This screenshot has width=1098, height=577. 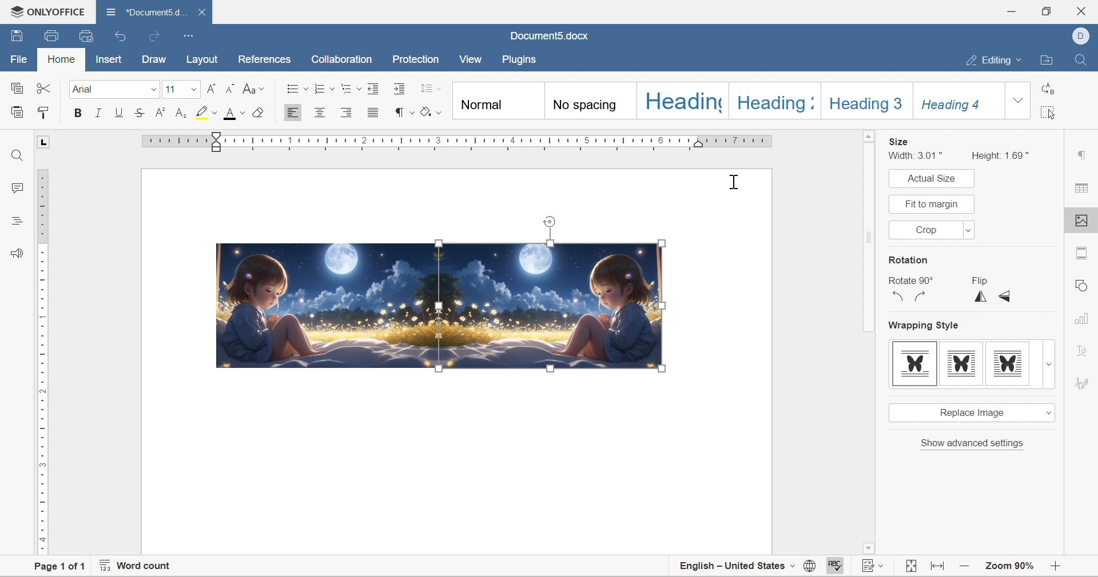 What do you see at coordinates (16, 88) in the screenshot?
I see `copy` at bounding box center [16, 88].